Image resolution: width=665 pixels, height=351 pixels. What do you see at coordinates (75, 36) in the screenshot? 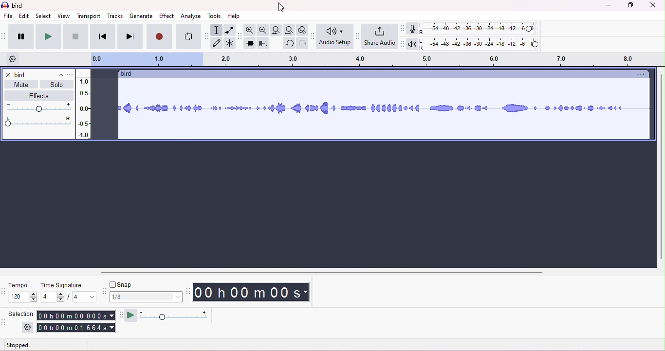
I see `stop` at bounding box center [75, 36].